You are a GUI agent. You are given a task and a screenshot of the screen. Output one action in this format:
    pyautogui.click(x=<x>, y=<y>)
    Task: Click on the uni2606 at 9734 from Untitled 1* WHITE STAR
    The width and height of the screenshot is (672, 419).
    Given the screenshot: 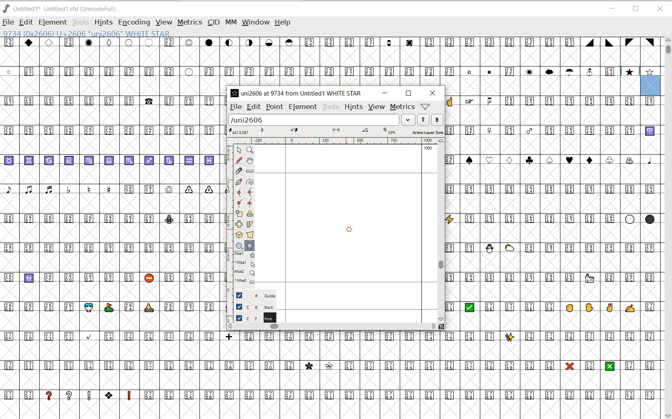 What is the action you would take?
    pyautogui.click(x=297, y=94)
    